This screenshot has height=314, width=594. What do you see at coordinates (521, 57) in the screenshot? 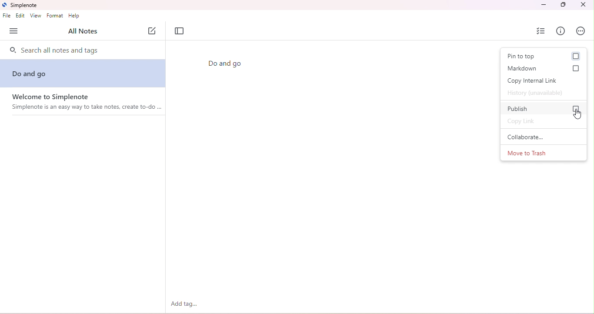
I see `pin to top` at bounding box center [521, 57].